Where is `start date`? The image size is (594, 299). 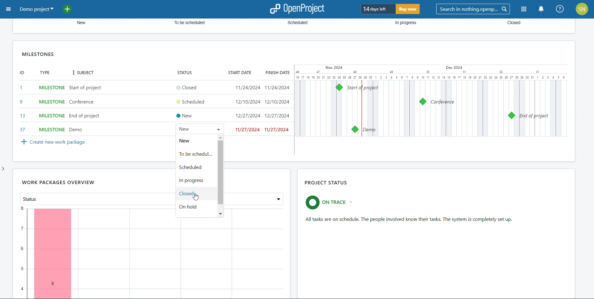 start date is located at coordinates (239, 73).